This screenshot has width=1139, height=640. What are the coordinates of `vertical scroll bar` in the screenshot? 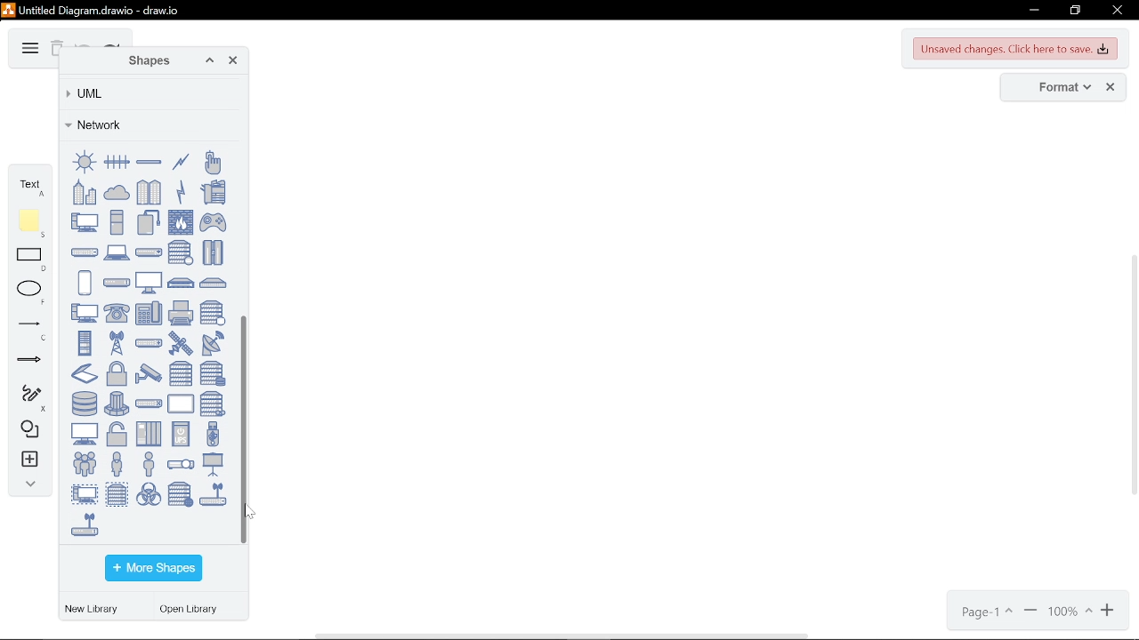 It's located at (1132, 377).